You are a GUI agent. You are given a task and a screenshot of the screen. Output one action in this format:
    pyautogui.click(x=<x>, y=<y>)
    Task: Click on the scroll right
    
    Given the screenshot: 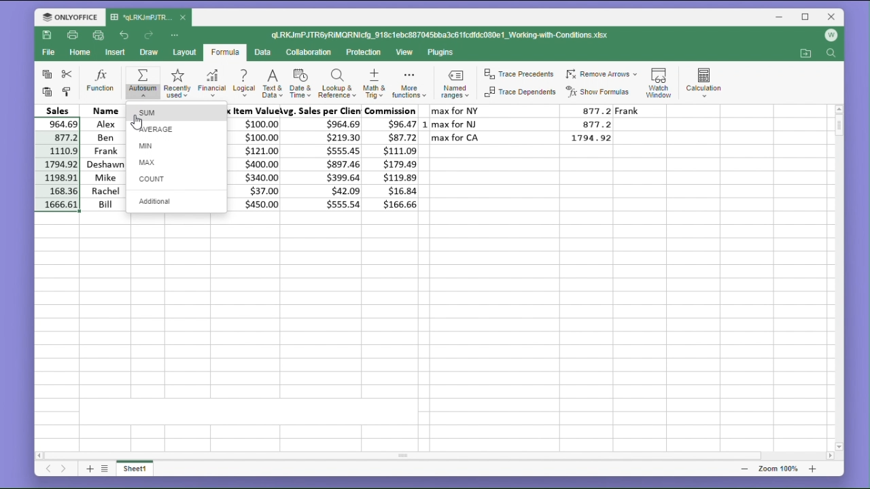 What is the action you would take?
    pyautogui.click(x=829, y=456)
    